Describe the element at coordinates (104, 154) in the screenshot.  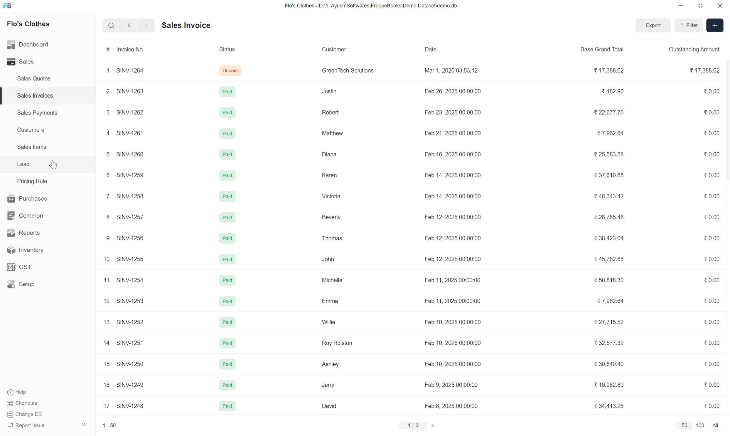
I see `5` at that location.